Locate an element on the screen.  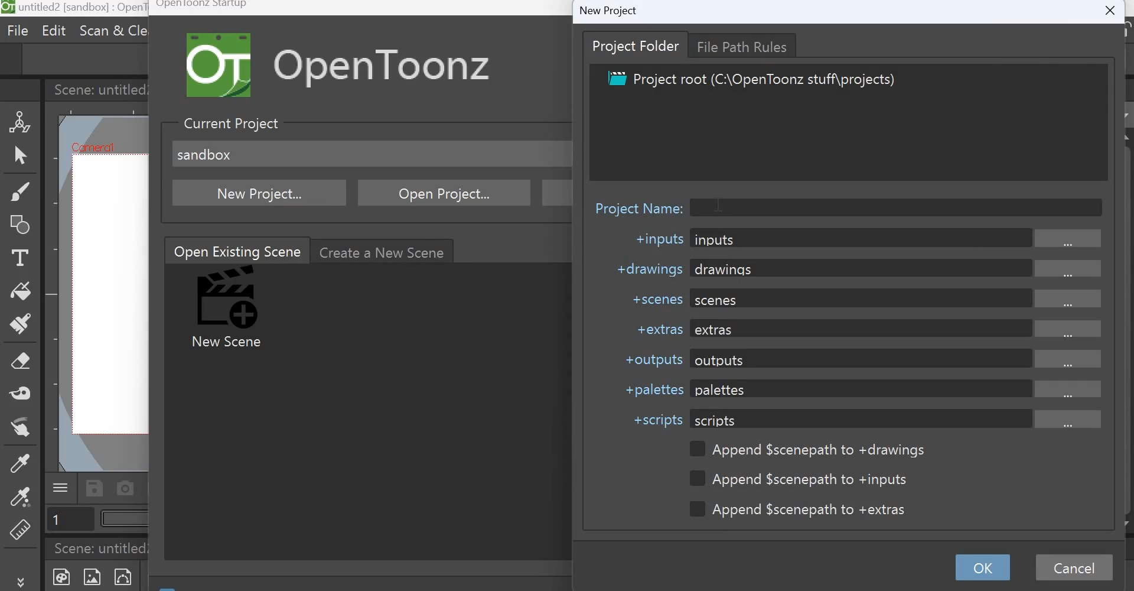
Style Picker tool is located at coordinates (18, 467).